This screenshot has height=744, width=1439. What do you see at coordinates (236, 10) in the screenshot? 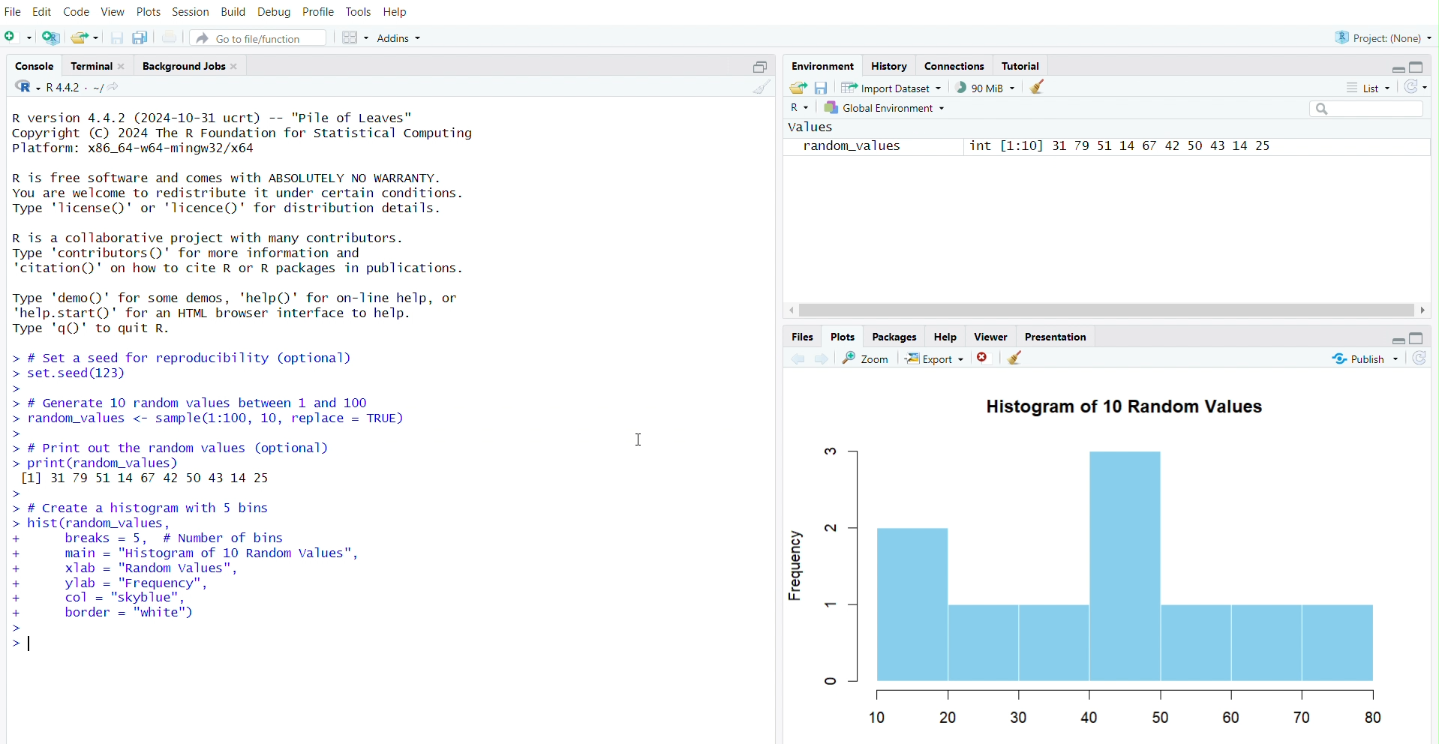
I see `build` at bounding box center [236, 10].